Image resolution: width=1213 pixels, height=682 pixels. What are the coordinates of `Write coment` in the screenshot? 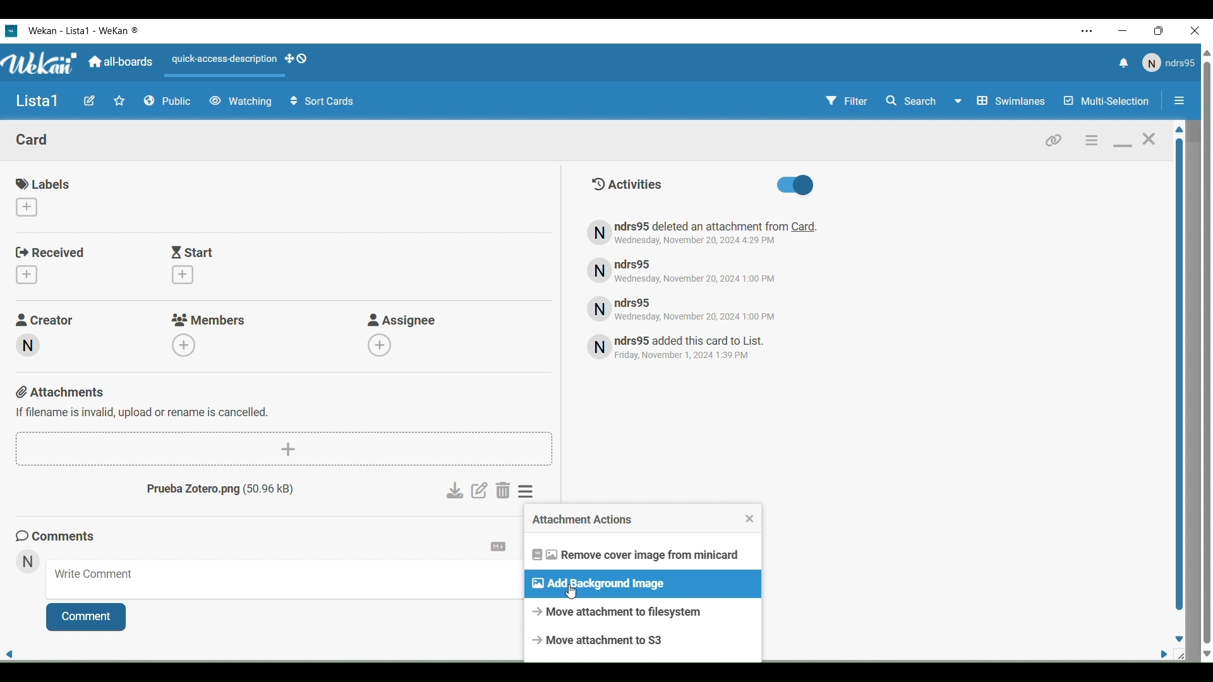 It's located at (284, 580).